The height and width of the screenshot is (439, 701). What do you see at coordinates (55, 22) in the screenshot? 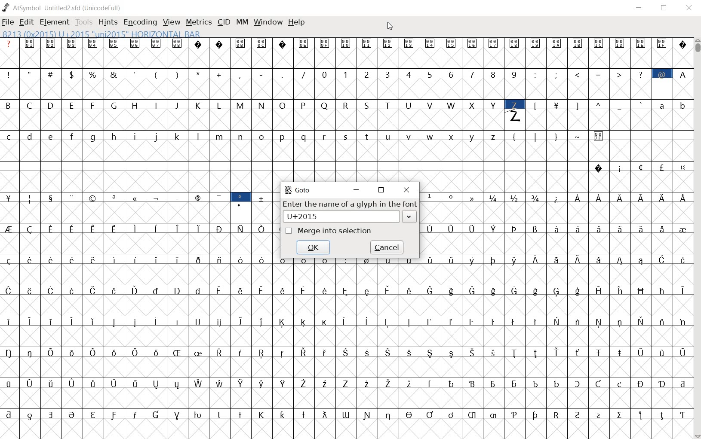
I see `ELEMENT` at bounding box center [55, 22].